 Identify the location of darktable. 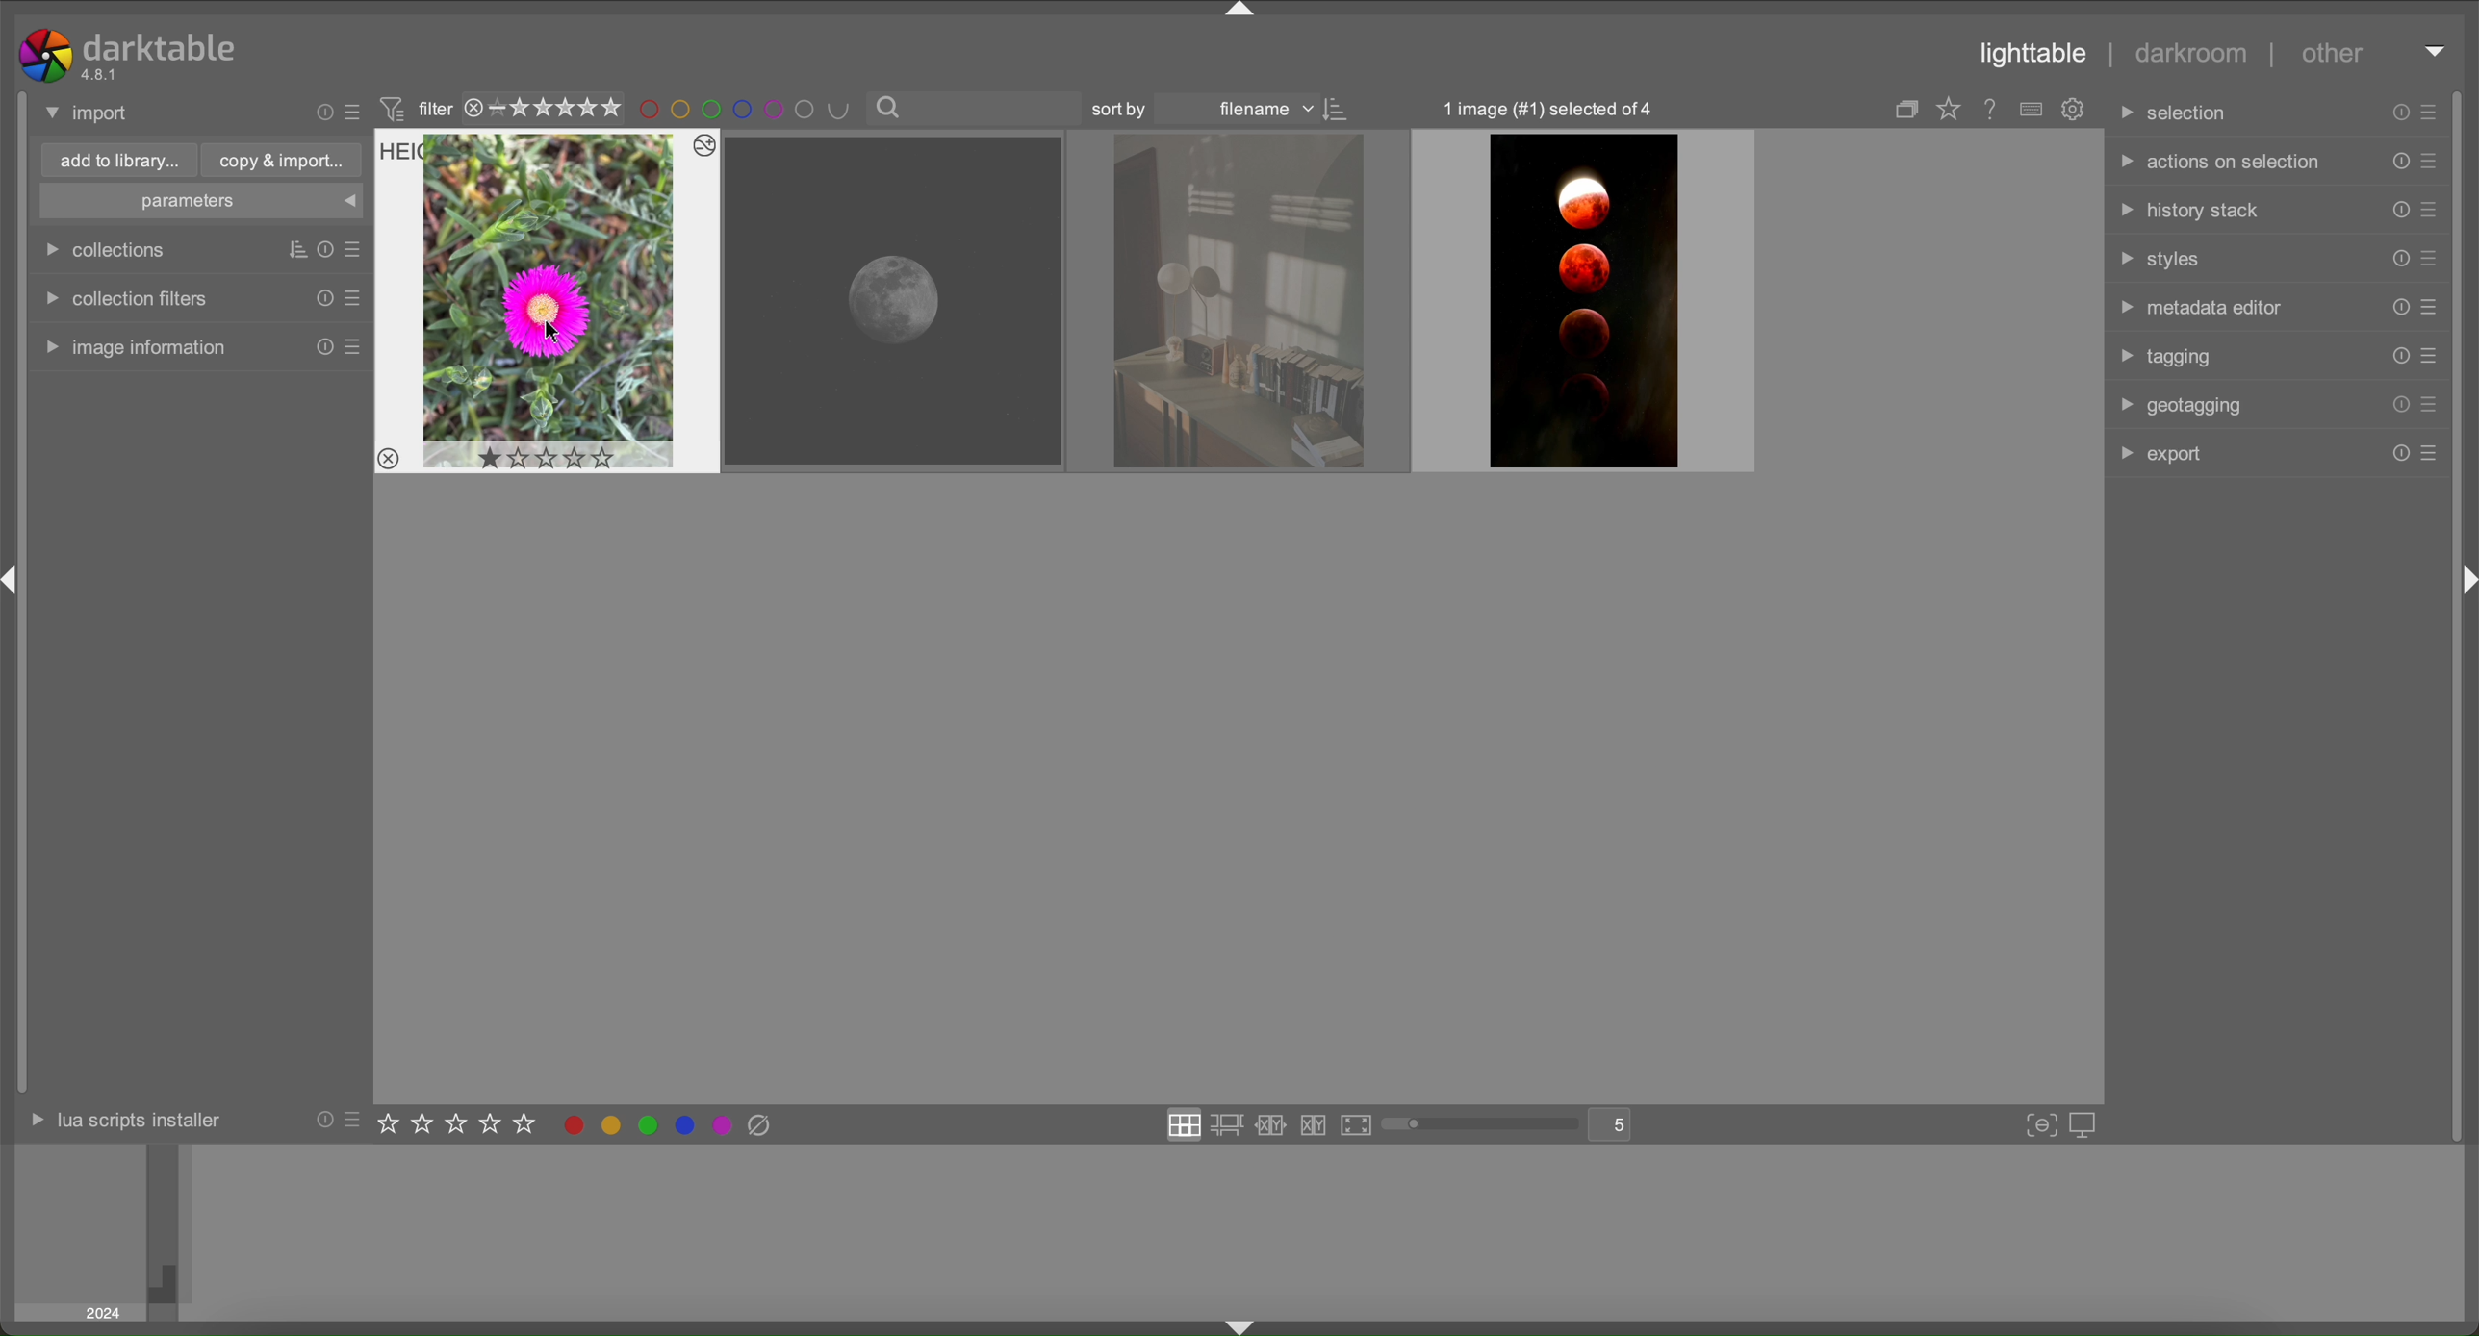
(161, 47).